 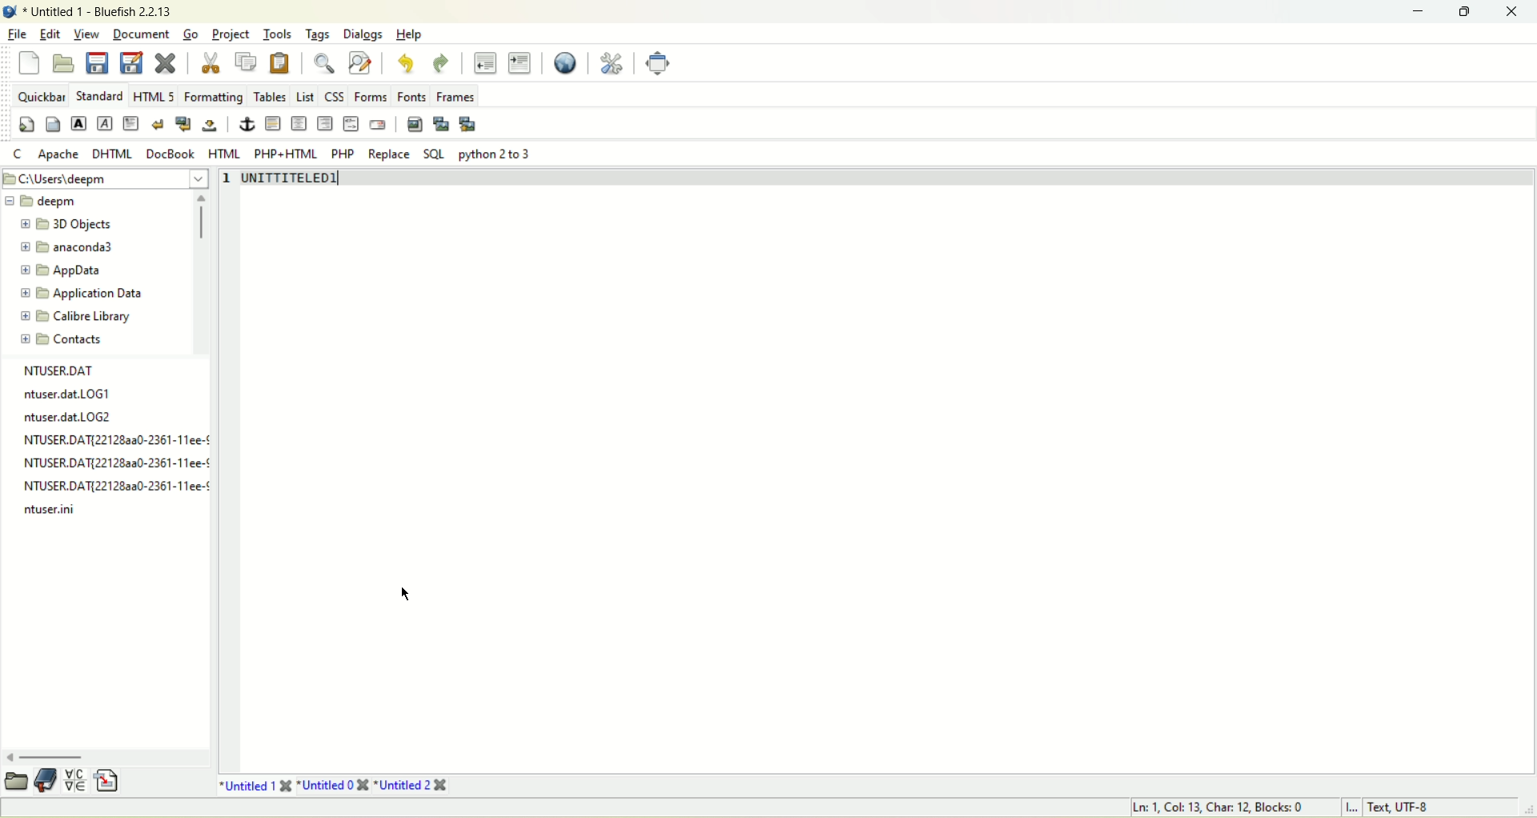 I want to click on Formatting, so click(x=210, y=94).